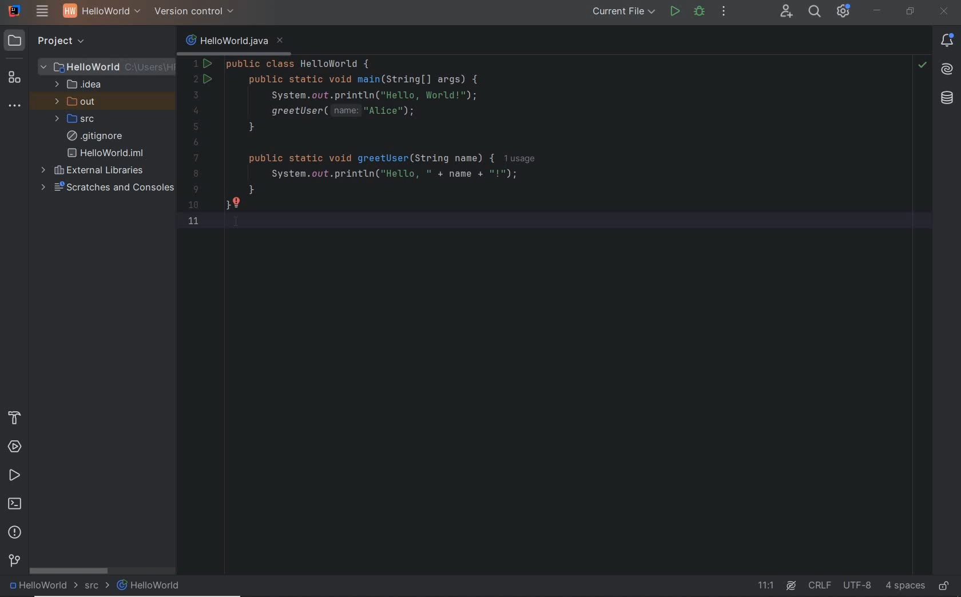 This screenshot has width=961, height=597. What do you see at coordinates (622, 11) in the screenshot?
I see `current file` at bounding box center [622, 11].